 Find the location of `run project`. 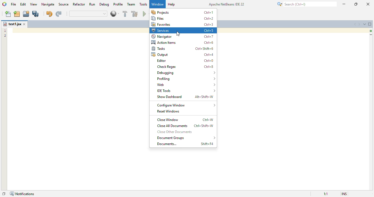

run project is located at coordinates (146, 14).